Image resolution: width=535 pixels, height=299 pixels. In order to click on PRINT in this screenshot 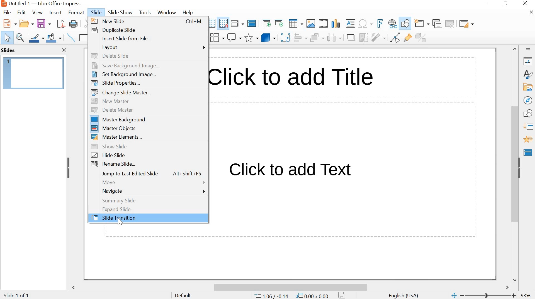, I will do `click(74, 24)`.